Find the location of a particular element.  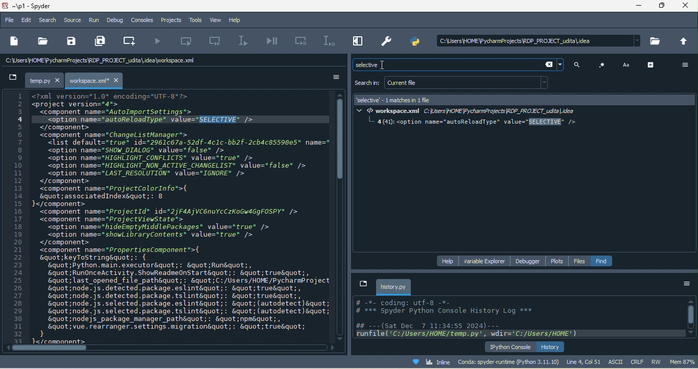

minimize is located at coordinates (640, 7).